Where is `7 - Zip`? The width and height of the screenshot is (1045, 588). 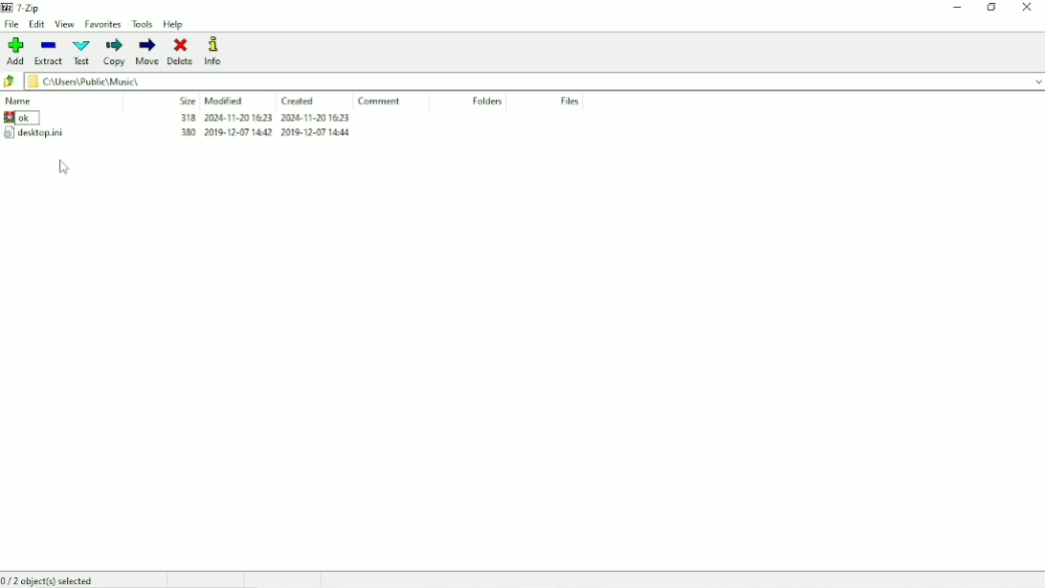 7 - Zip is located at coordinates (24, 7).